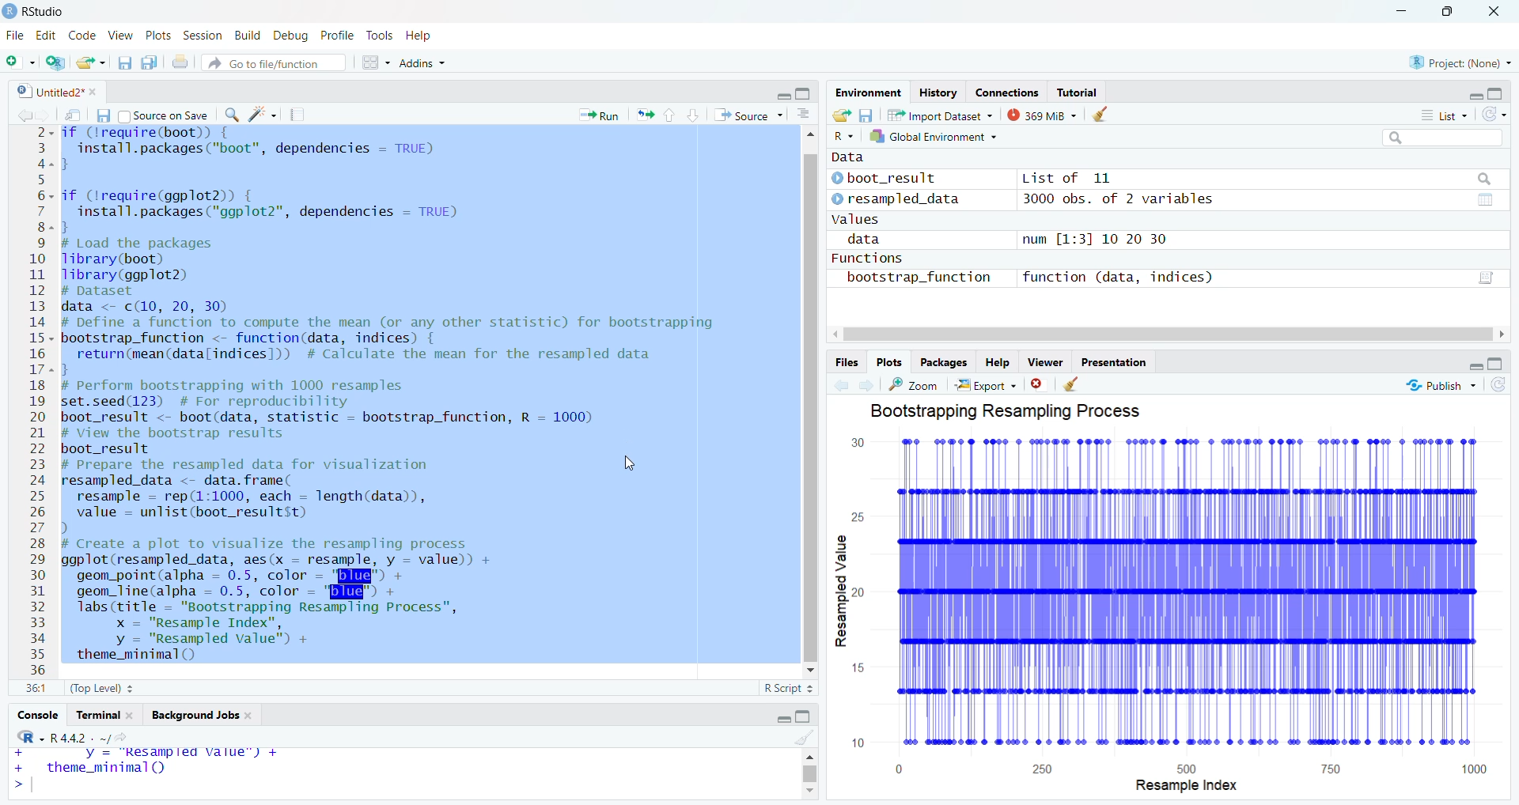 Image resolution: width=1519 pixels, height=805 pixels. Describe the element at coordinates (300, 115) in the screenshot. I see `compile reports` at that location.